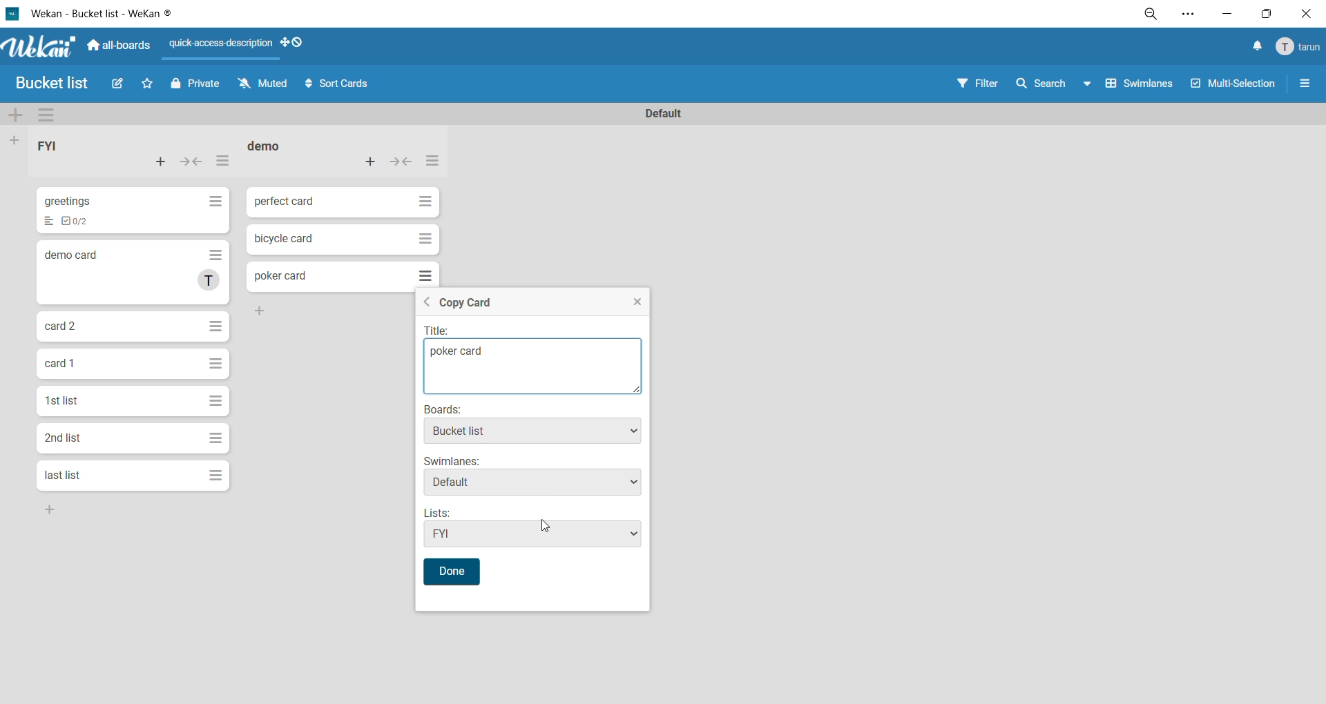 The height and width of the screenshot is (704, 1326). What do you see at coordinates (372, 161) in the screenshot?
I see `add card` at bounding box center [372, 161].